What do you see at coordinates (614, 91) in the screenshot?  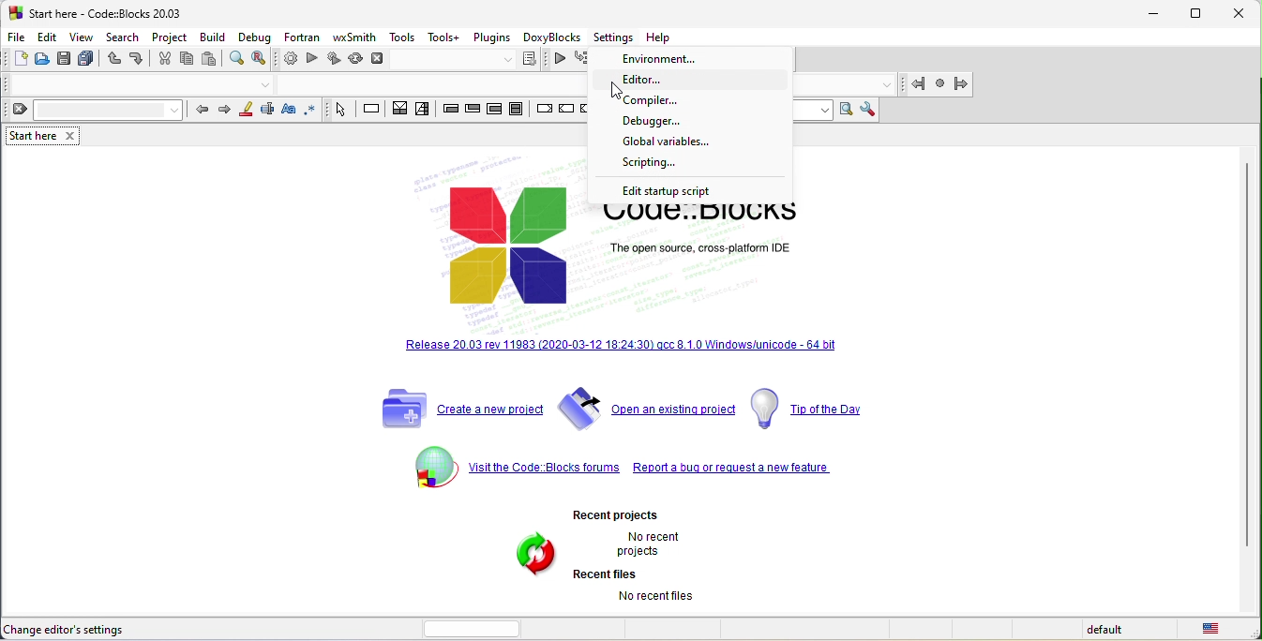 I see `cursor movement` at bounding box center [614, 91].